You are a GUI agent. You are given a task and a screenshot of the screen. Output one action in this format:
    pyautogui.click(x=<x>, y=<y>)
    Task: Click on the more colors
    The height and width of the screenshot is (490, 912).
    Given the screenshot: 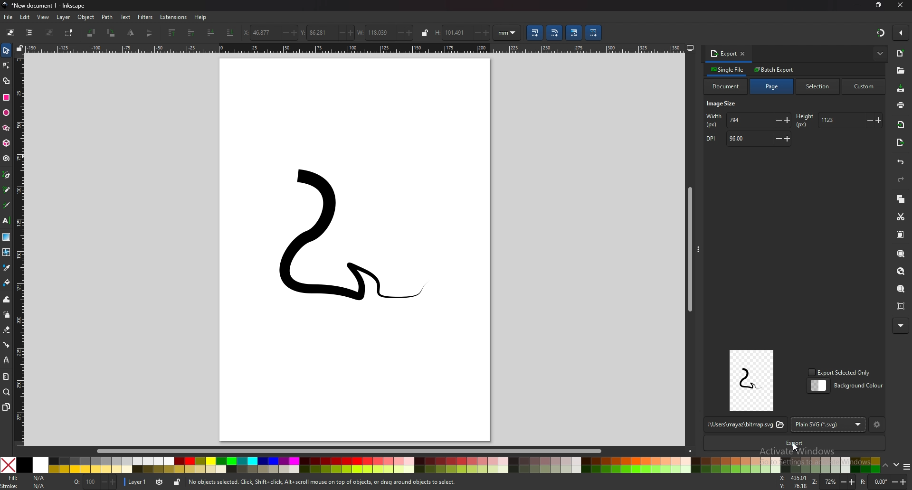 What is the action you would take?
    pyautogui.click(x=905, y=466)
    